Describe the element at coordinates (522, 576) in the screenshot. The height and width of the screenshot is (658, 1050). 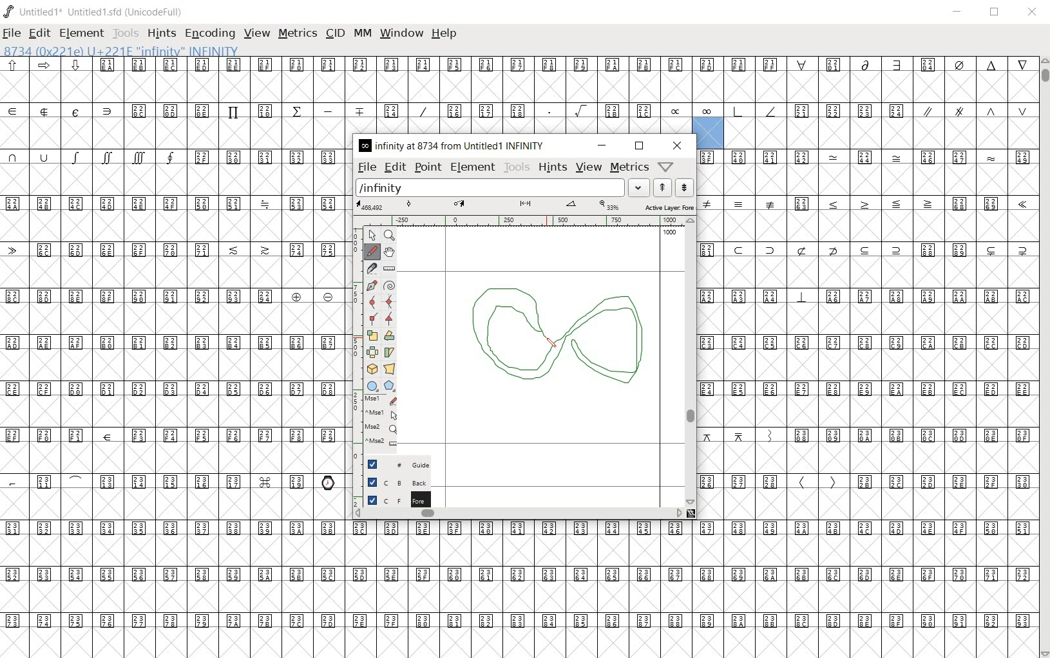
I see `Unicode code points` at that location.